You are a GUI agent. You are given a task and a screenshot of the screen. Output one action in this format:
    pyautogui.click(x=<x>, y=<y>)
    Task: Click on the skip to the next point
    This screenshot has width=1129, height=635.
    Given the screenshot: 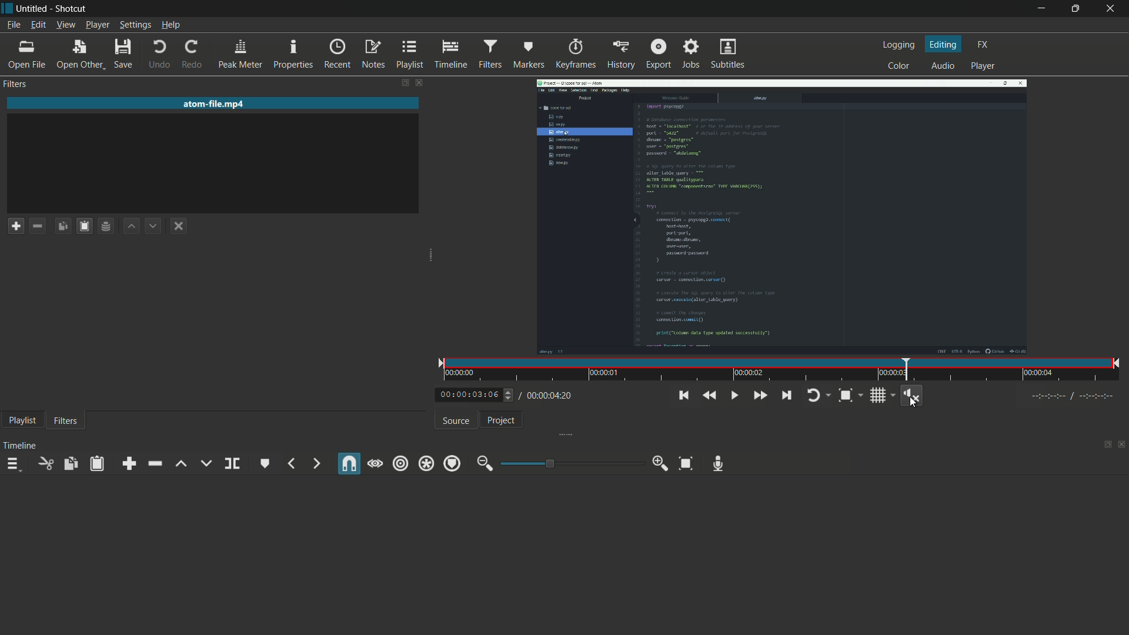 What is the action you would take?
    pyautogui.click(x=786, y=396)
    